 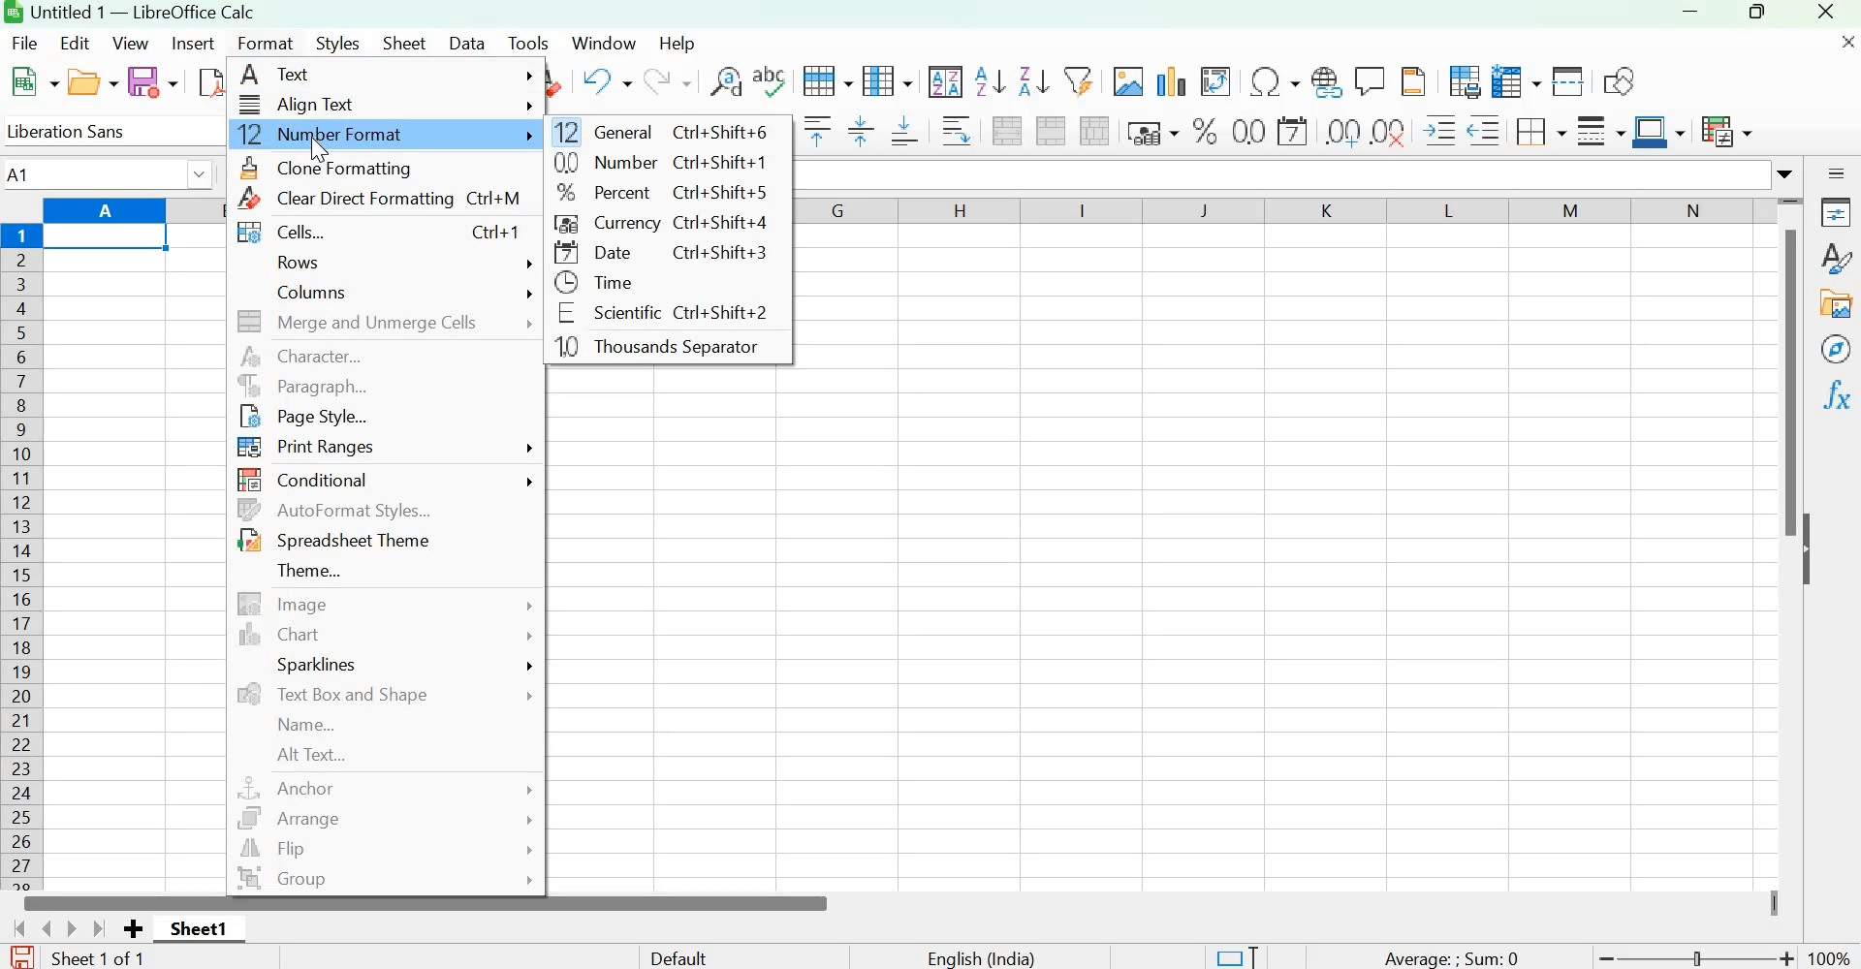 What do you see at coordinates (313, 359) in the screenshot?
I see `Character` at bounding box center [313, 359].